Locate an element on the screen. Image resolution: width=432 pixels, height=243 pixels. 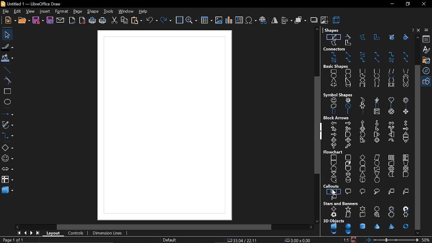
stored data is located at coordinates (391, 174).